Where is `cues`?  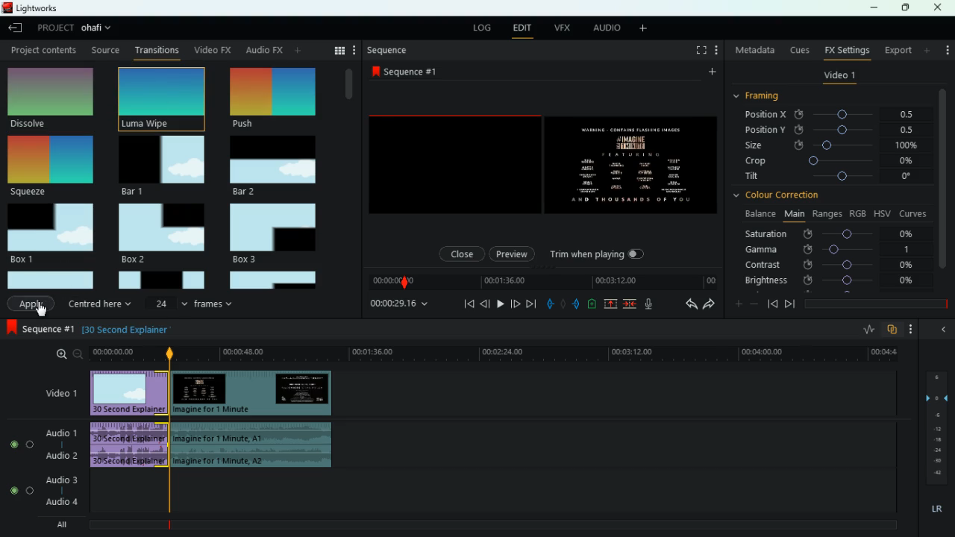 cues is located at coordinates (801, 50).